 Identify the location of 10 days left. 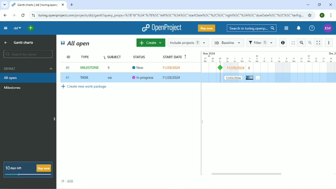
(27, 170).